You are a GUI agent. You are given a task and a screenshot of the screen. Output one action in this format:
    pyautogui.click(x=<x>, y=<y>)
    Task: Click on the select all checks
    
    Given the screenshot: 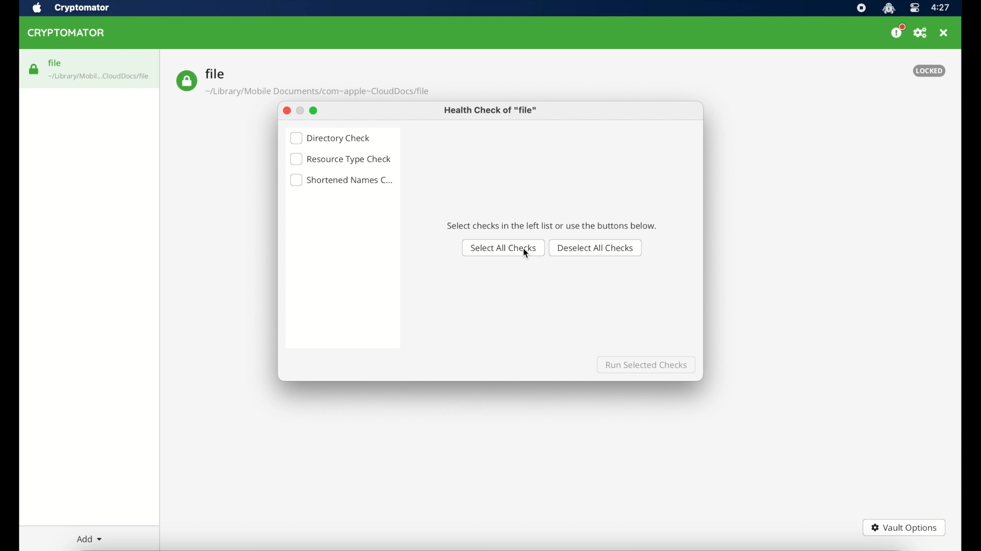 What is the action you would take?
    pyautogui.click(x=501, y=246)
    